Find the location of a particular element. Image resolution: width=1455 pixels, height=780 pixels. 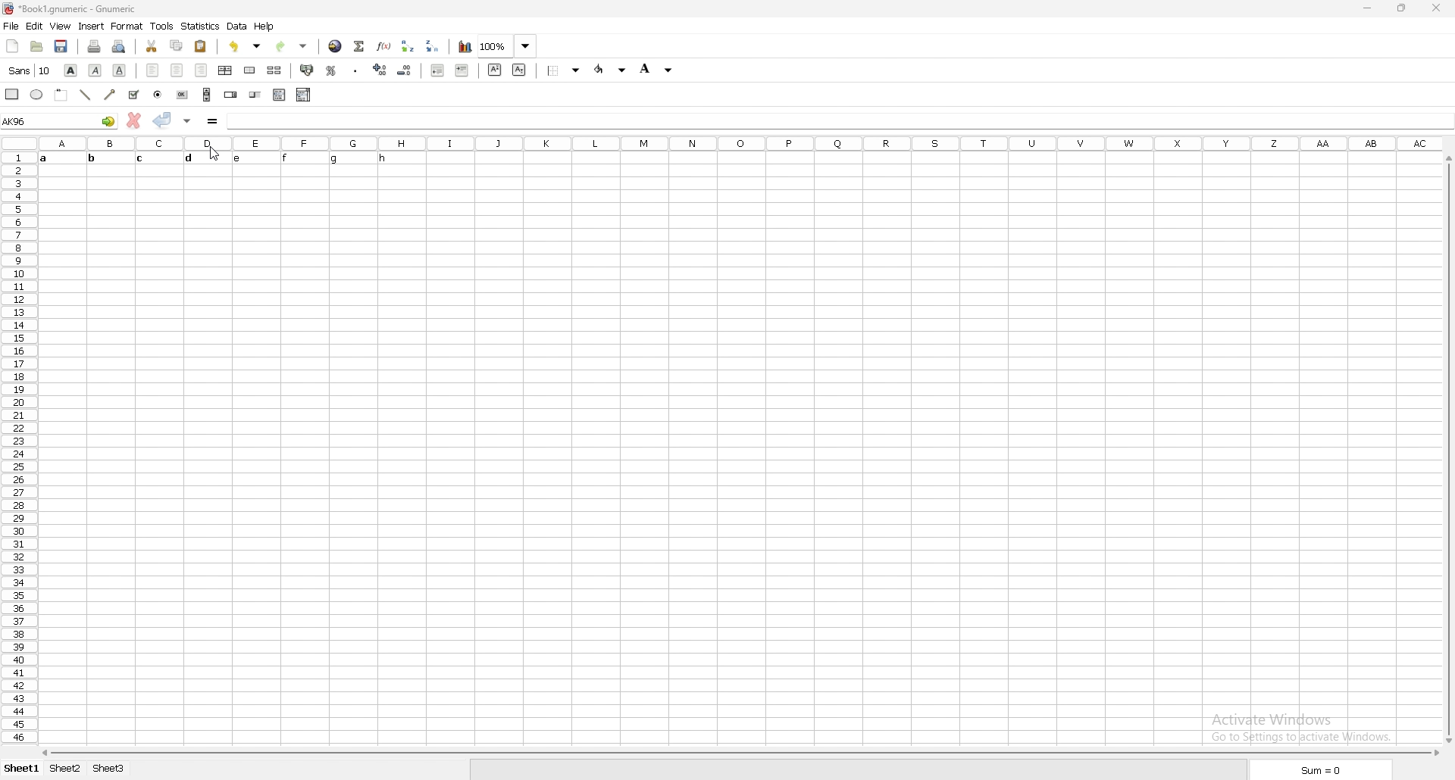

cancel changes is located at coordinates (134, 119).